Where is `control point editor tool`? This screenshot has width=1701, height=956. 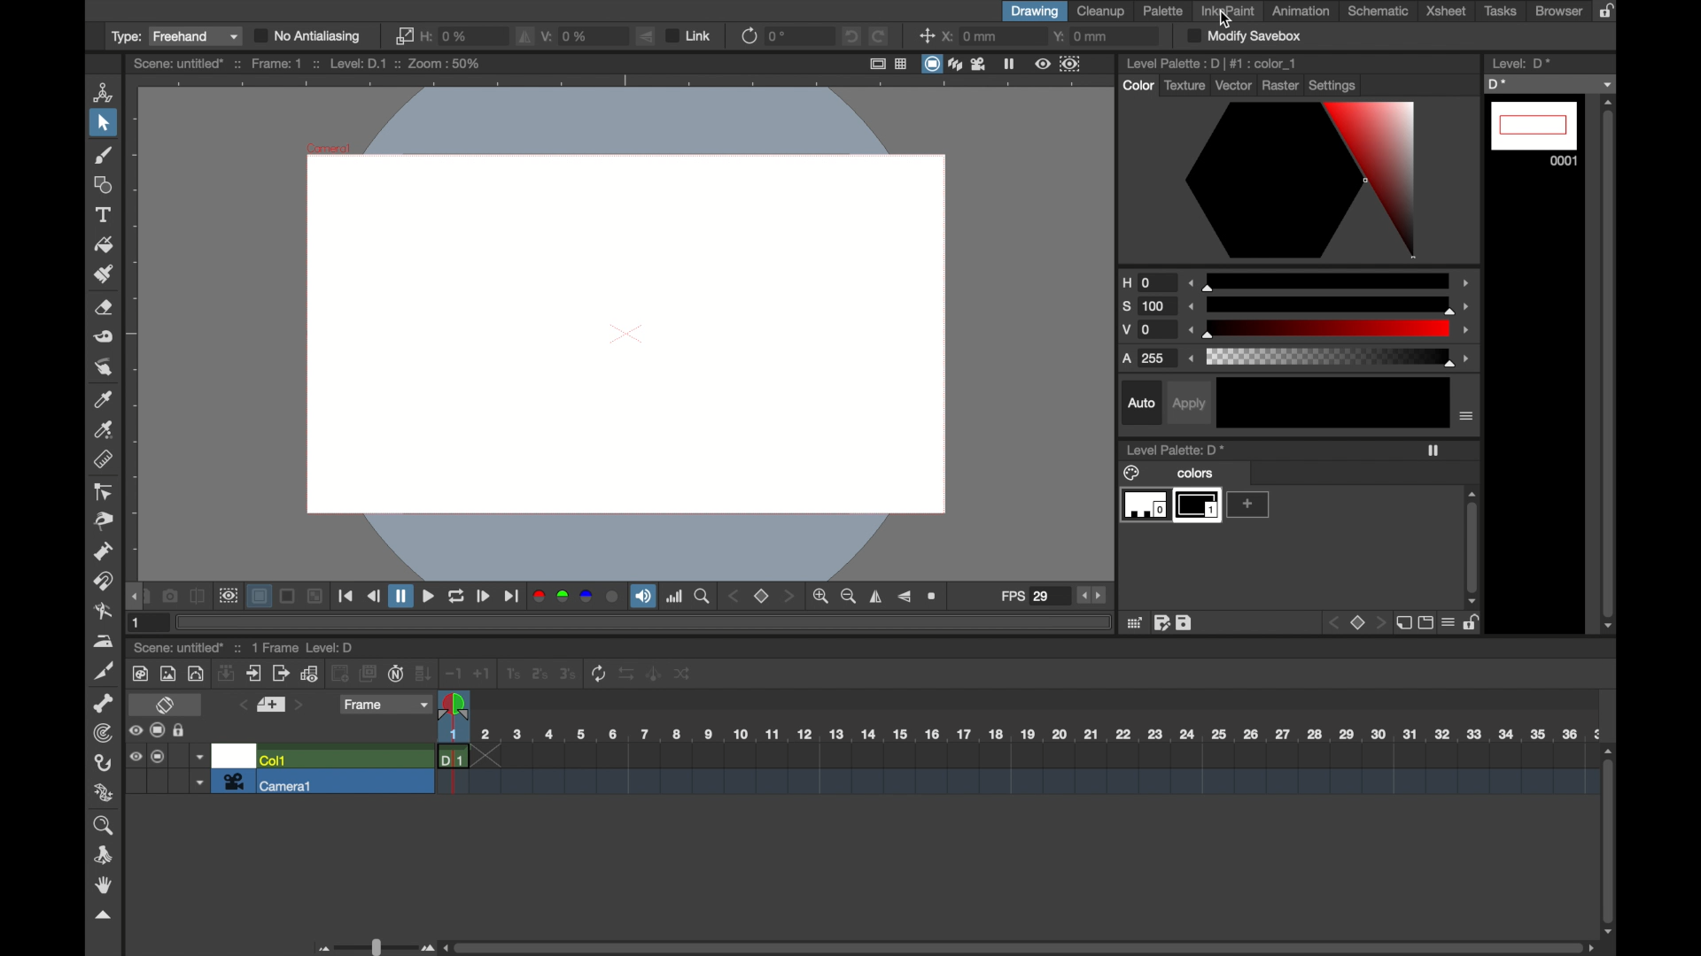
control point editor tool is located at coordinates (102, 491).